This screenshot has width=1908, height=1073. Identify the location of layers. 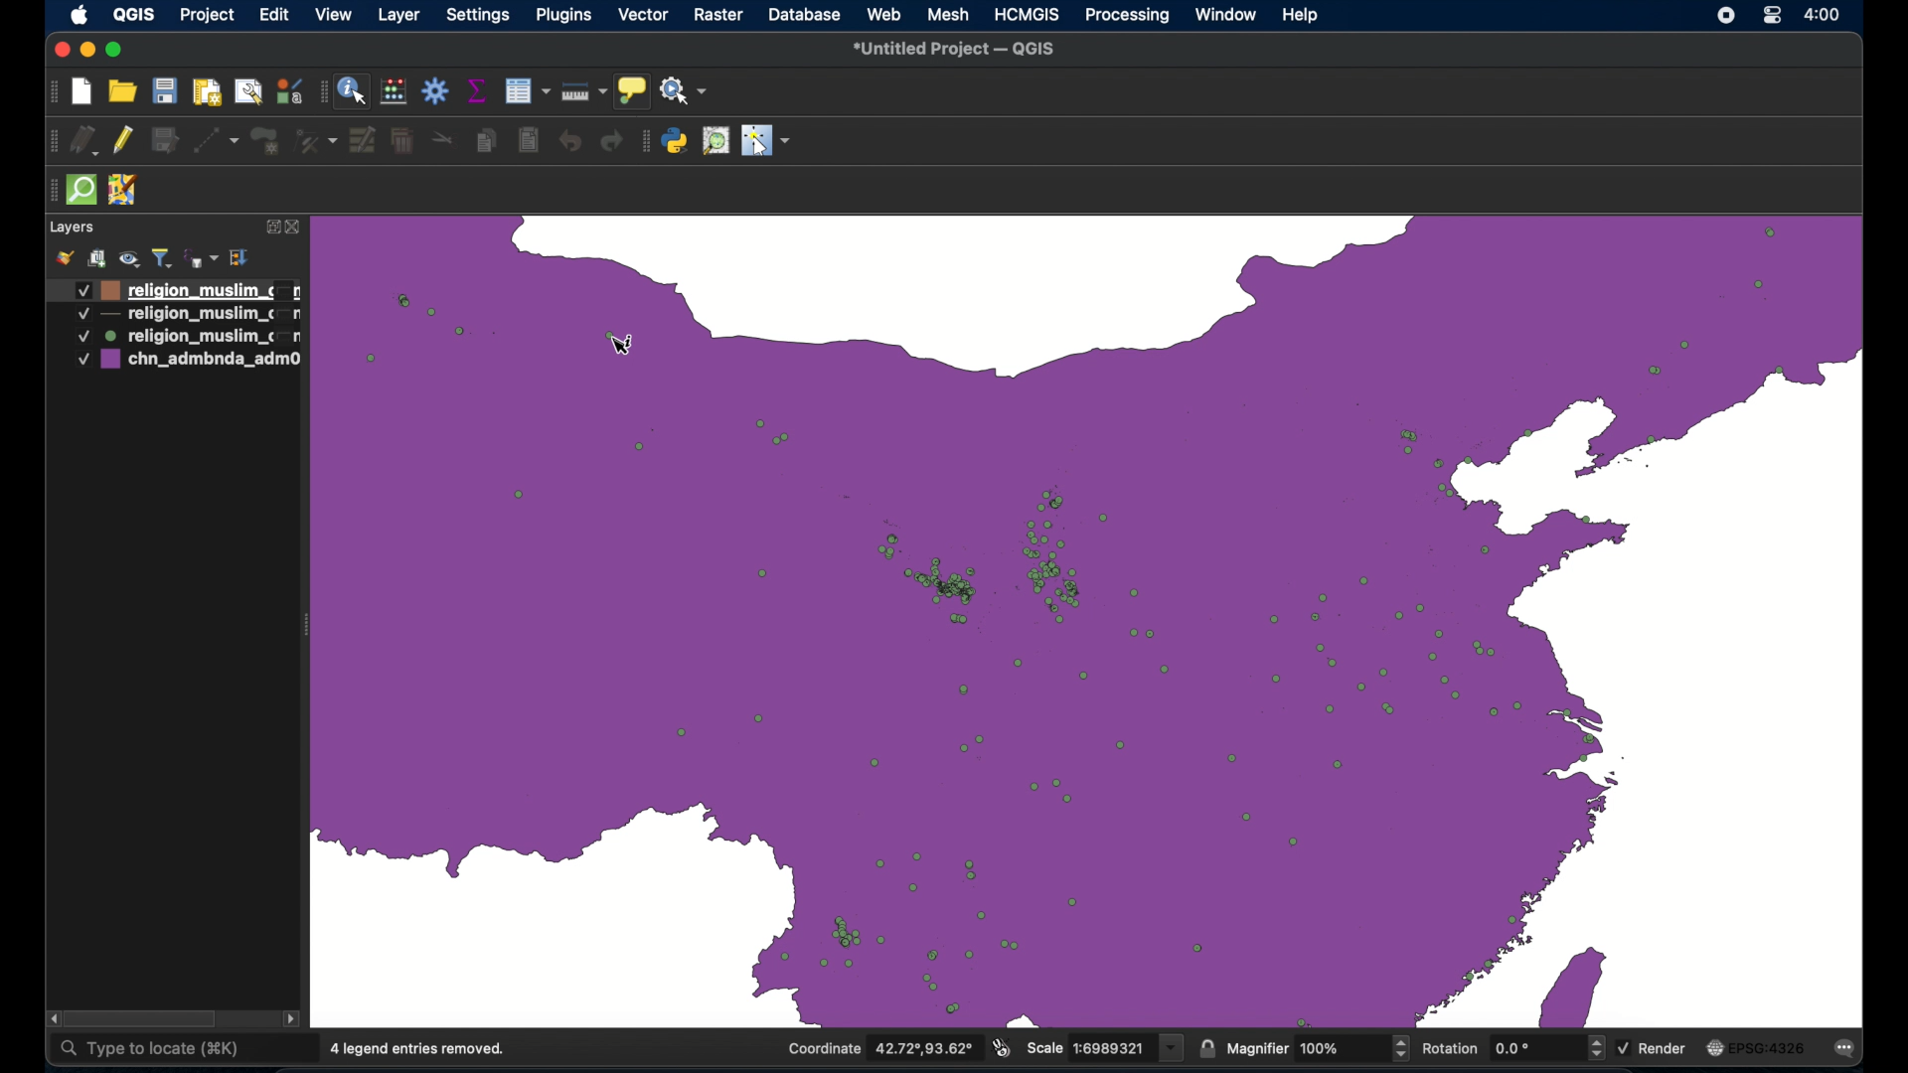
(72, 226).